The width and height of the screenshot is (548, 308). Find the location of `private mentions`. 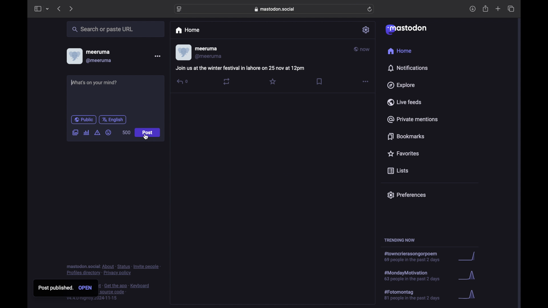

private mentions is located at coordinates (413, 119).